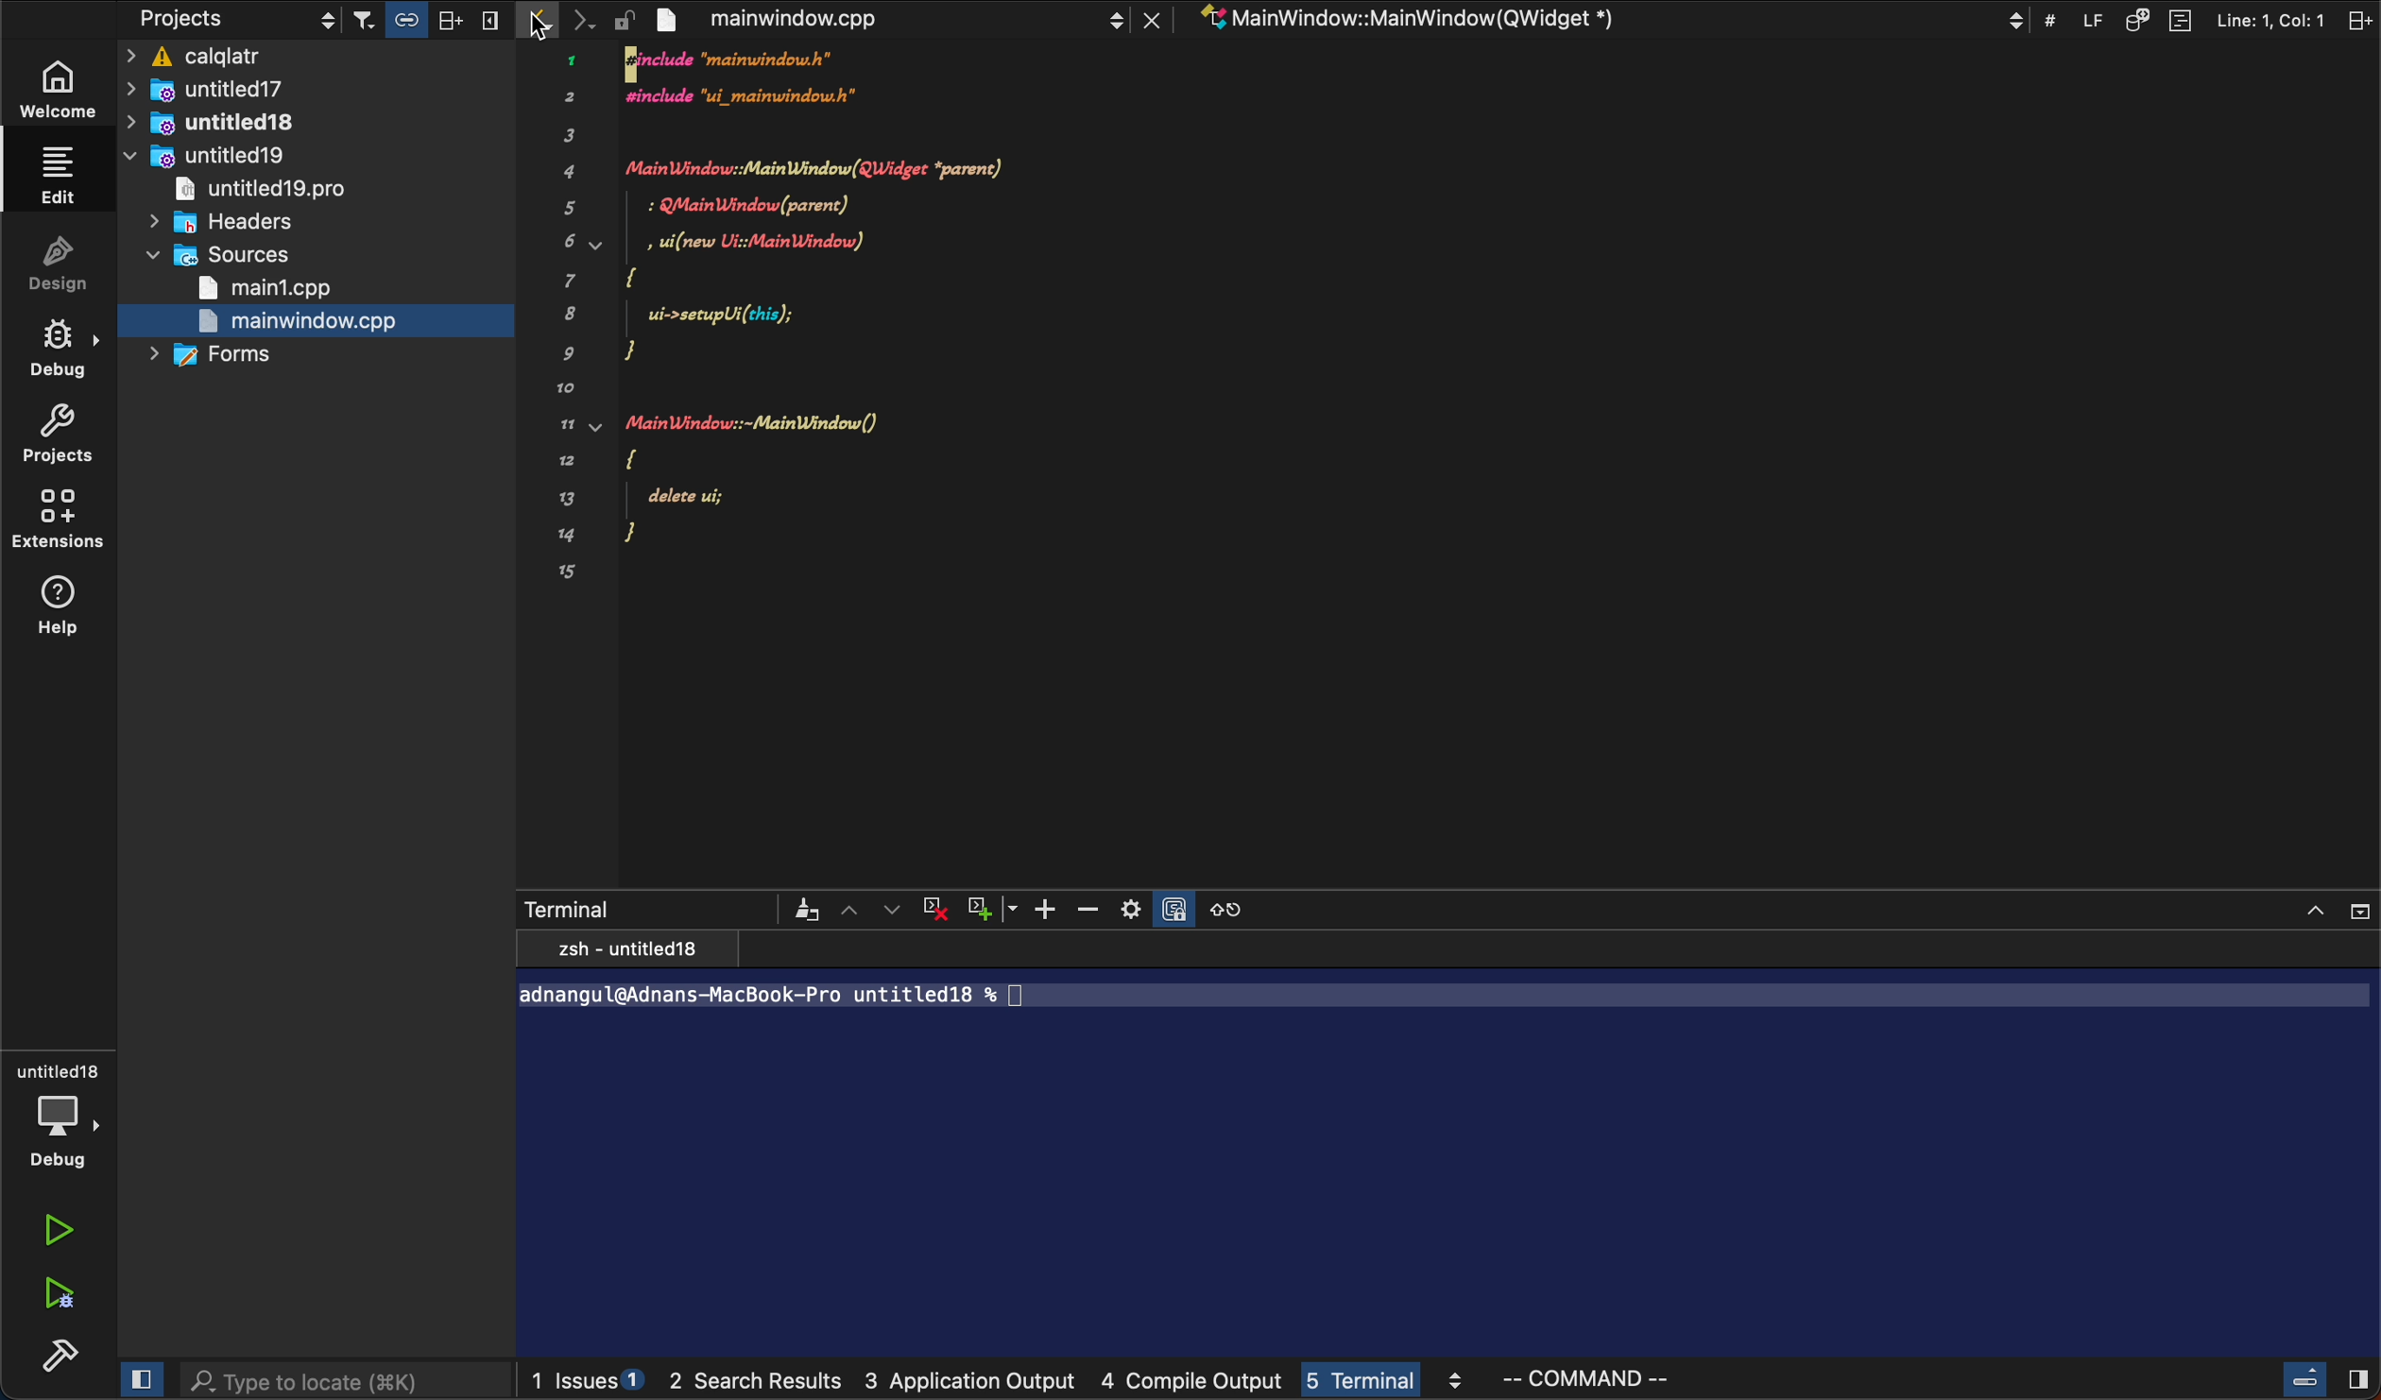 The width and height of the screenshot is (2381, 1400). Describe the element at coordinates (222, 357) in the screenshot. I see `forms` at that location.